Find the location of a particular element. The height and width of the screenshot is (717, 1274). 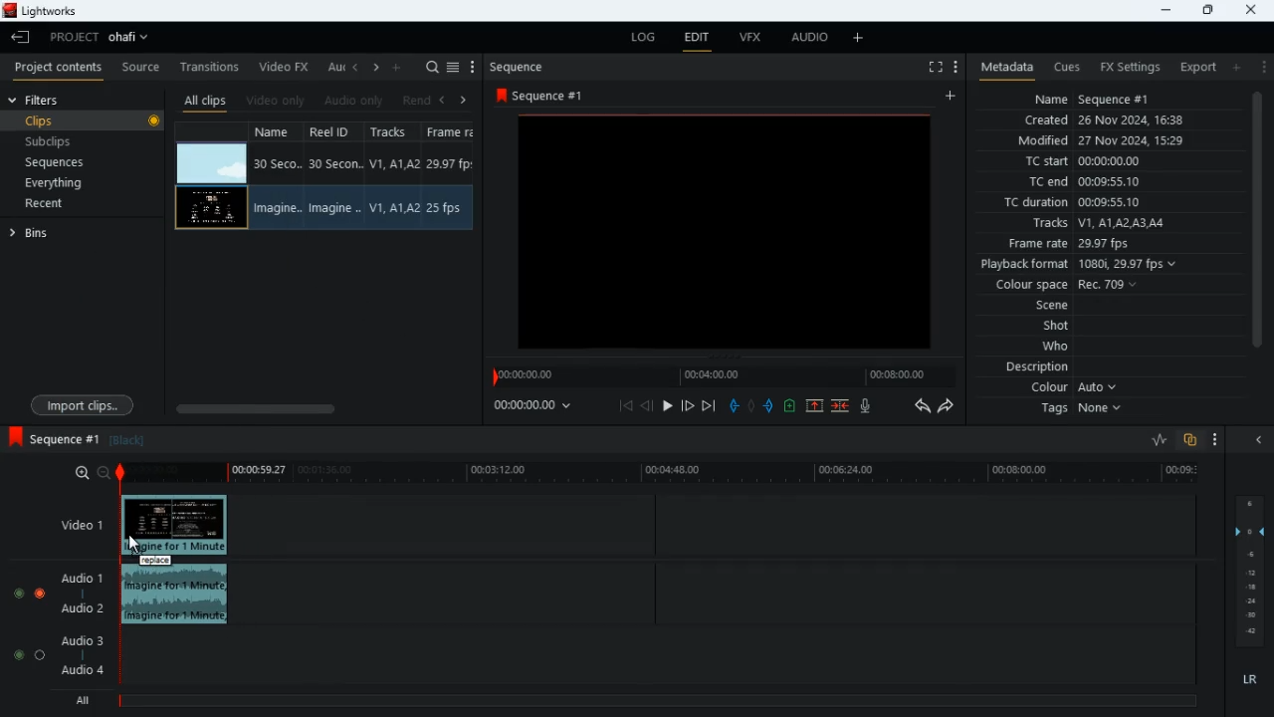

"Imagine" audio clip is located at coordinates (175, 597).